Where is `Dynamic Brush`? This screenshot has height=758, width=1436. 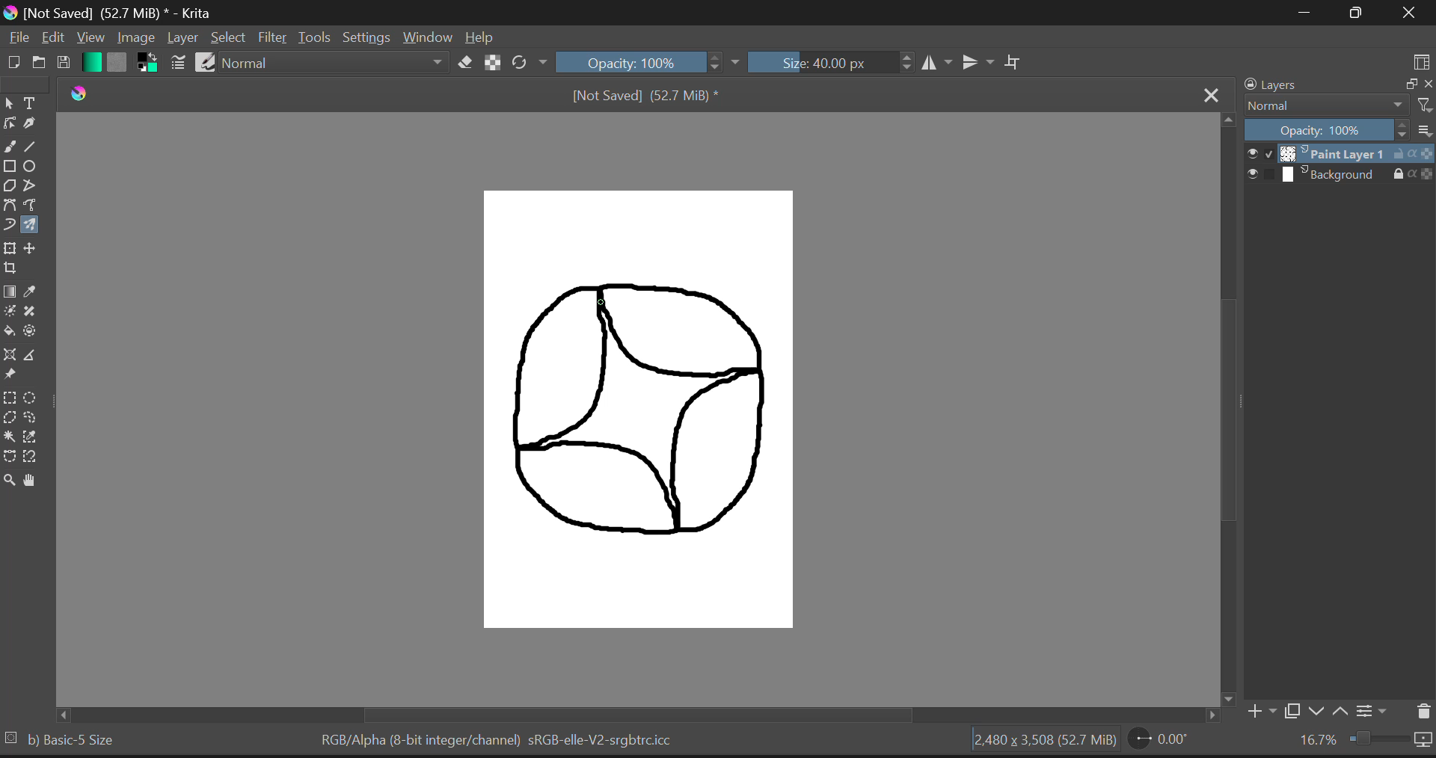
Dynamic Brush is located at coordinates (9, 225).